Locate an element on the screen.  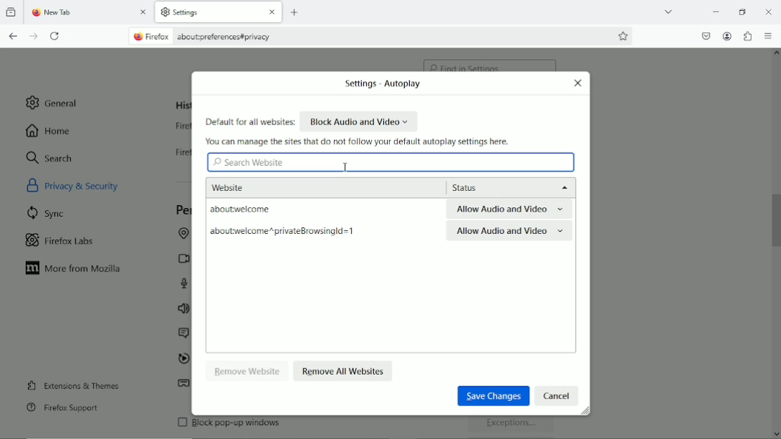
website is located at coordinates (247, 186).